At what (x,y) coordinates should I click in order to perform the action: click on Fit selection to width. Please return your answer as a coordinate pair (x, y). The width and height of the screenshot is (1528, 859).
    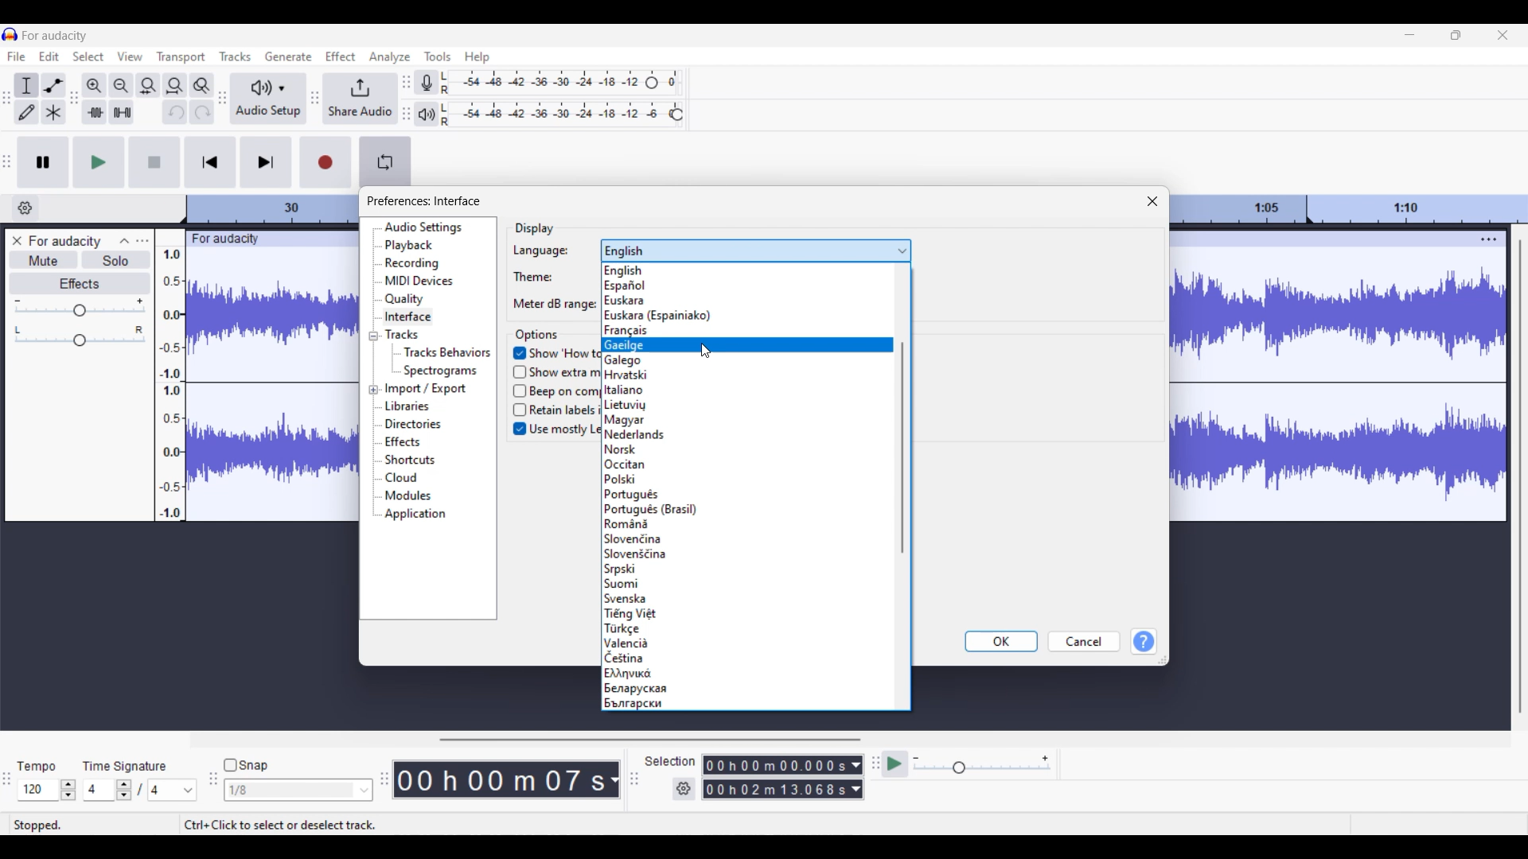
    Looking at the image, I should click on (148, 86).